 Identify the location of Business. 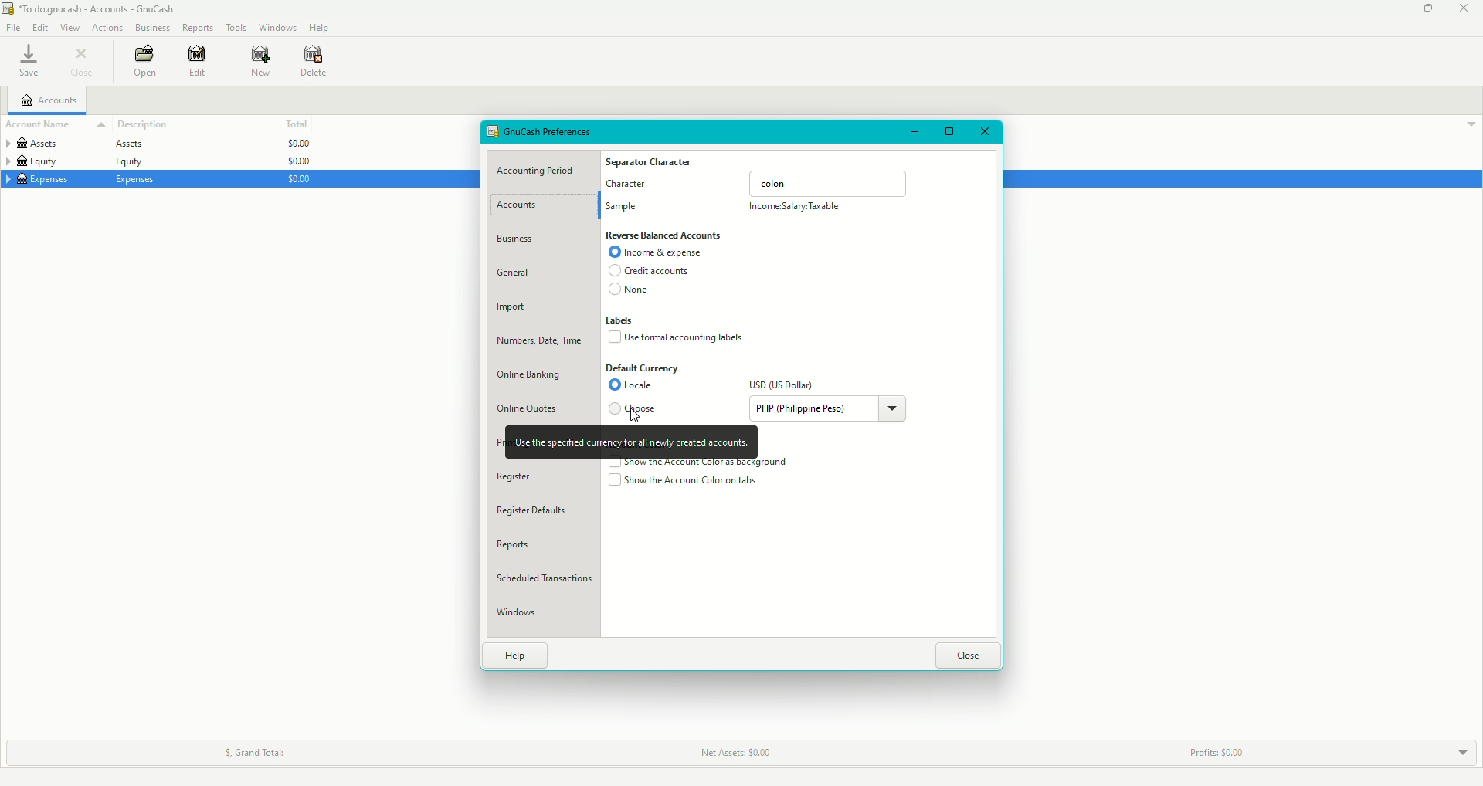
(518, 239).